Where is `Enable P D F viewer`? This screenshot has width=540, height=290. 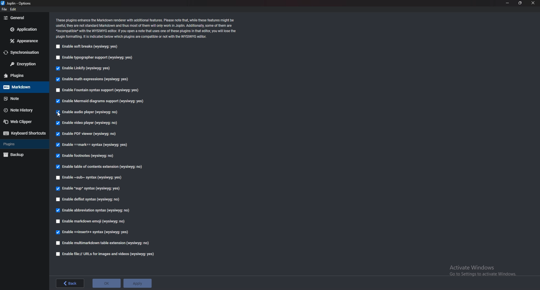 Enable P D F viewer is located at coordinates (88, 135).